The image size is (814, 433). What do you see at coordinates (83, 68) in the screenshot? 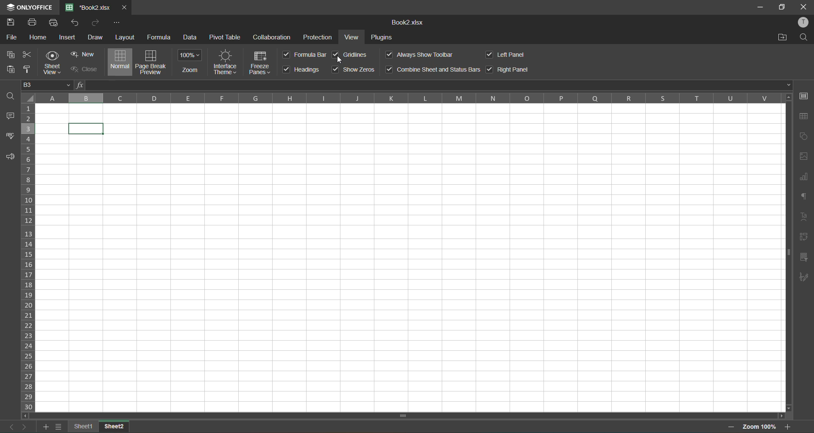
I see `close` at bounding box center [83, 68].